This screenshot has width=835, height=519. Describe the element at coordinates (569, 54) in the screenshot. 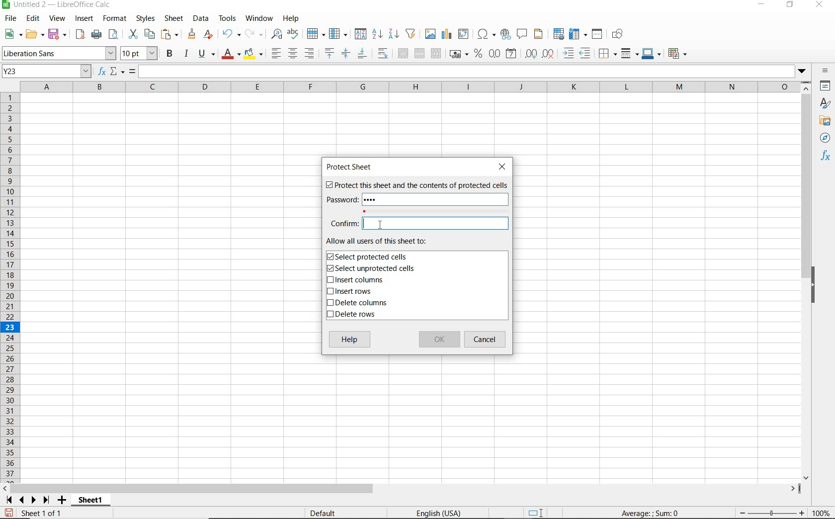

I see `INCREASE INDENT` at that location.